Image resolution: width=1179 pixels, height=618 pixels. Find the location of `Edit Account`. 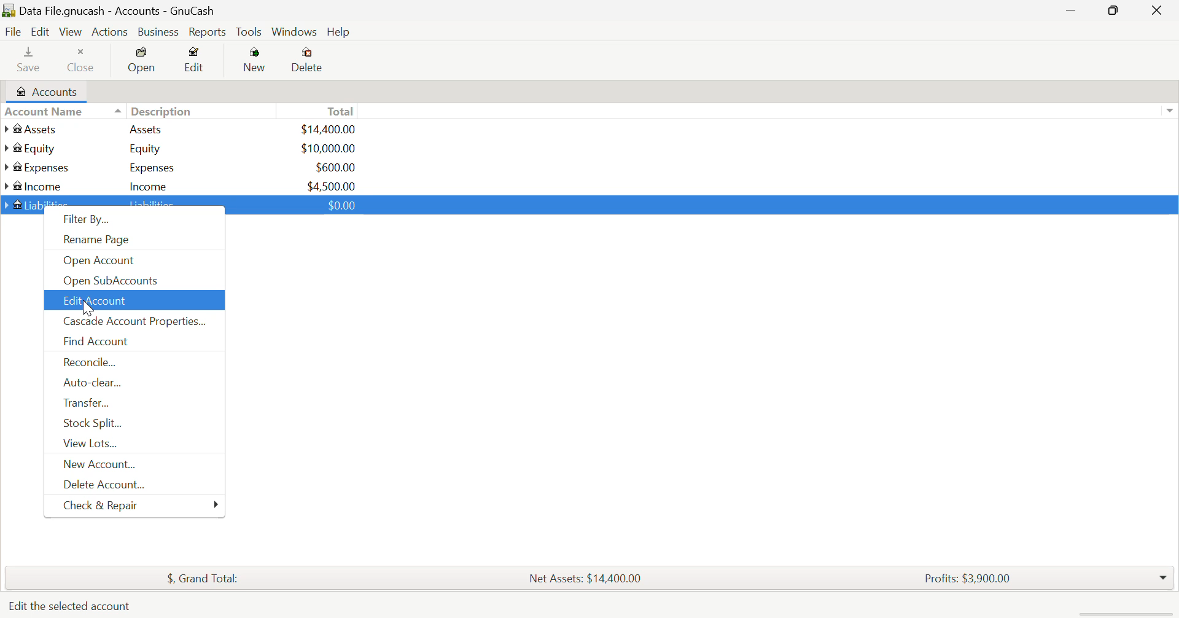

Edit Account is located at coordinates (133, 300).